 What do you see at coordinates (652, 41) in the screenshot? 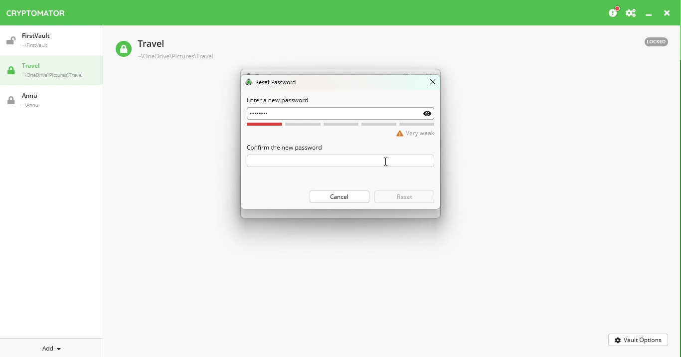
I see `Locked` at bounding box center [652, 41].